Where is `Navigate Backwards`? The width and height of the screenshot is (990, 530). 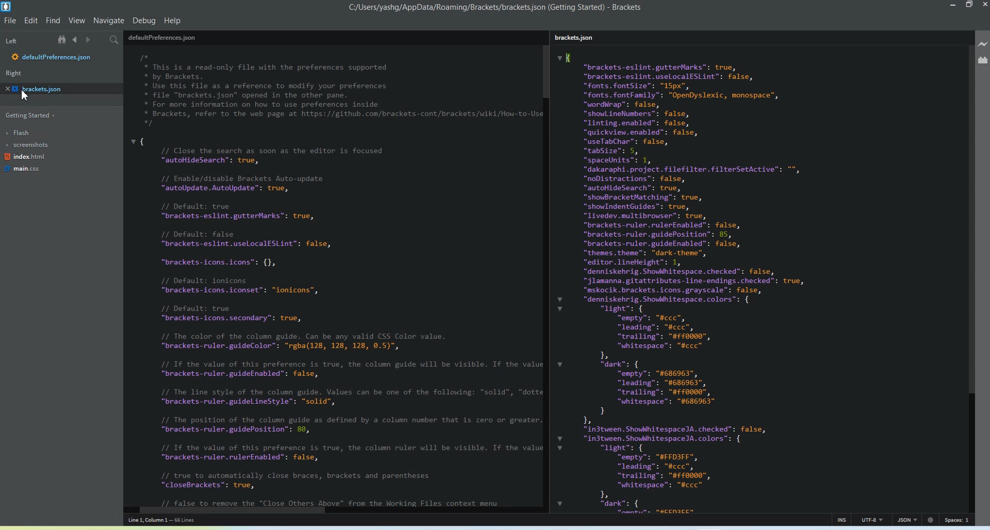
Navigate Backwards is located at coordinates (76, 40).